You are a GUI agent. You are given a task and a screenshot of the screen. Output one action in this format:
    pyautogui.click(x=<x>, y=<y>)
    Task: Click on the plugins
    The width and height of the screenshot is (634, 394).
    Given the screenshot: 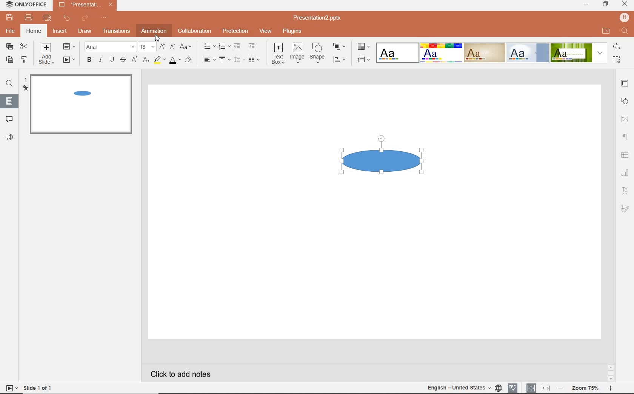 What is the action you would take?
    pyautogui.click(x=292, y=32)
    